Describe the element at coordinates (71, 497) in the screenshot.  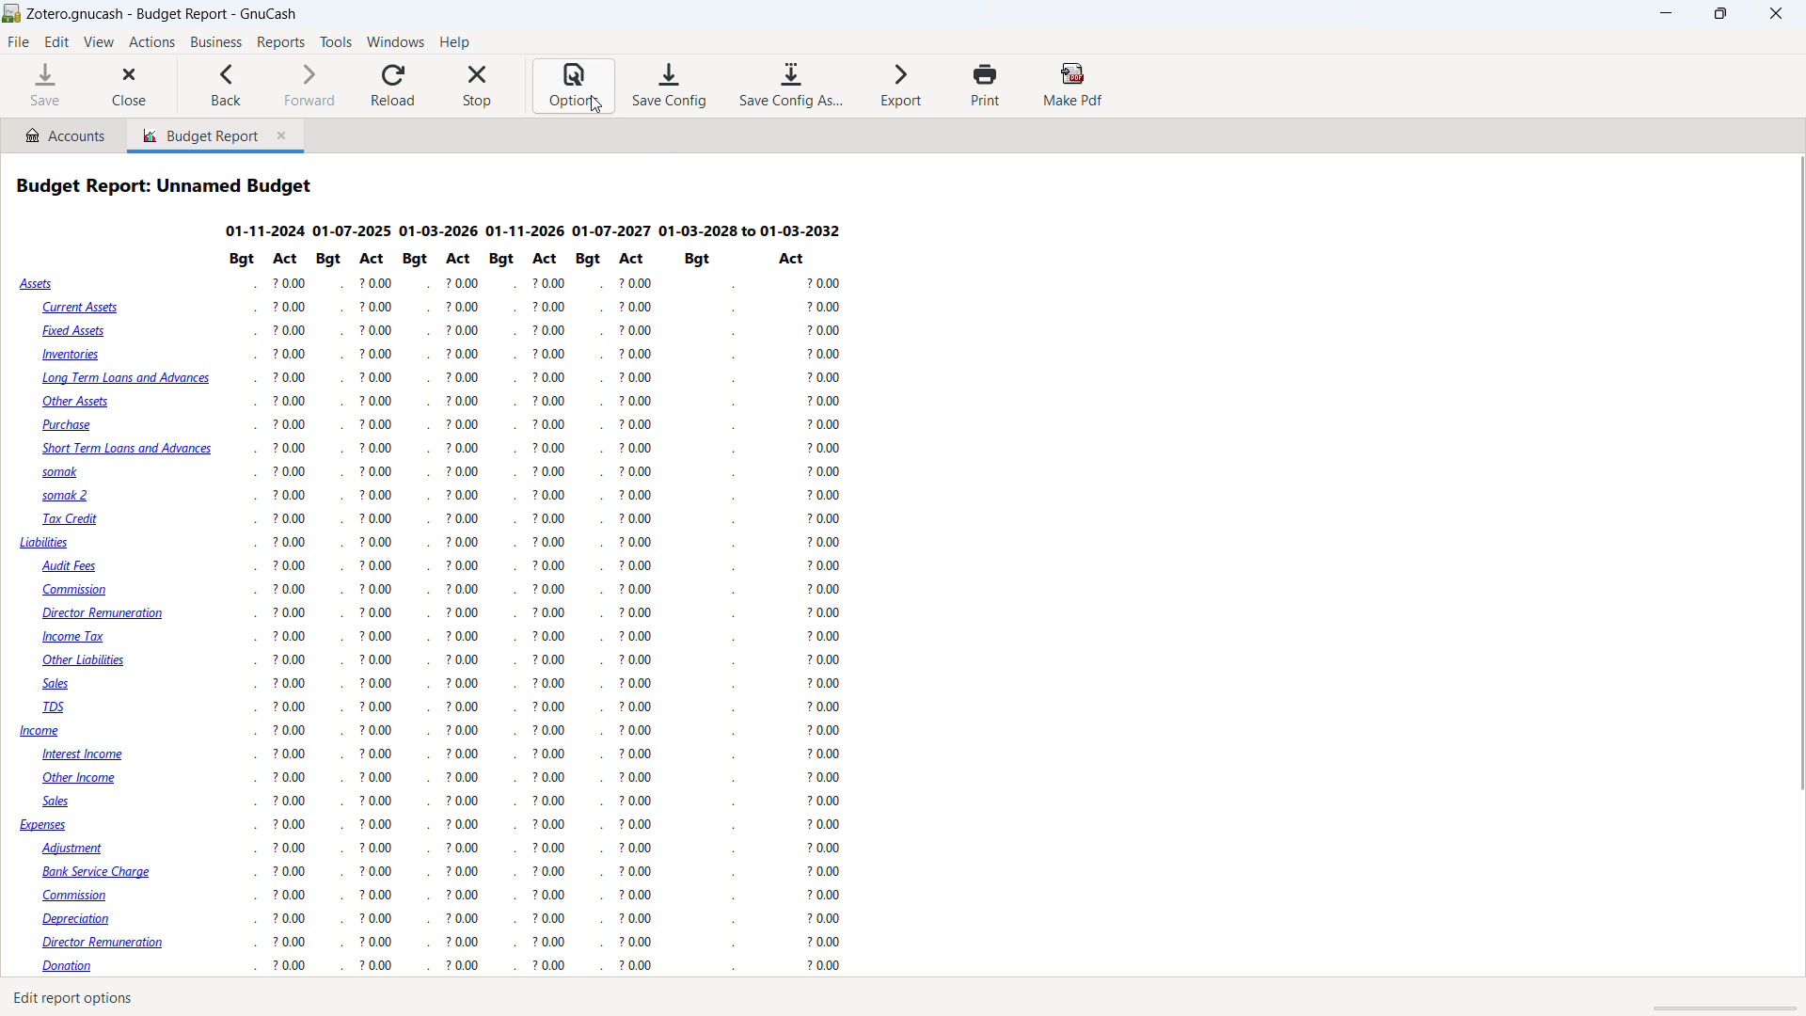
I see `somak 2` at that location.